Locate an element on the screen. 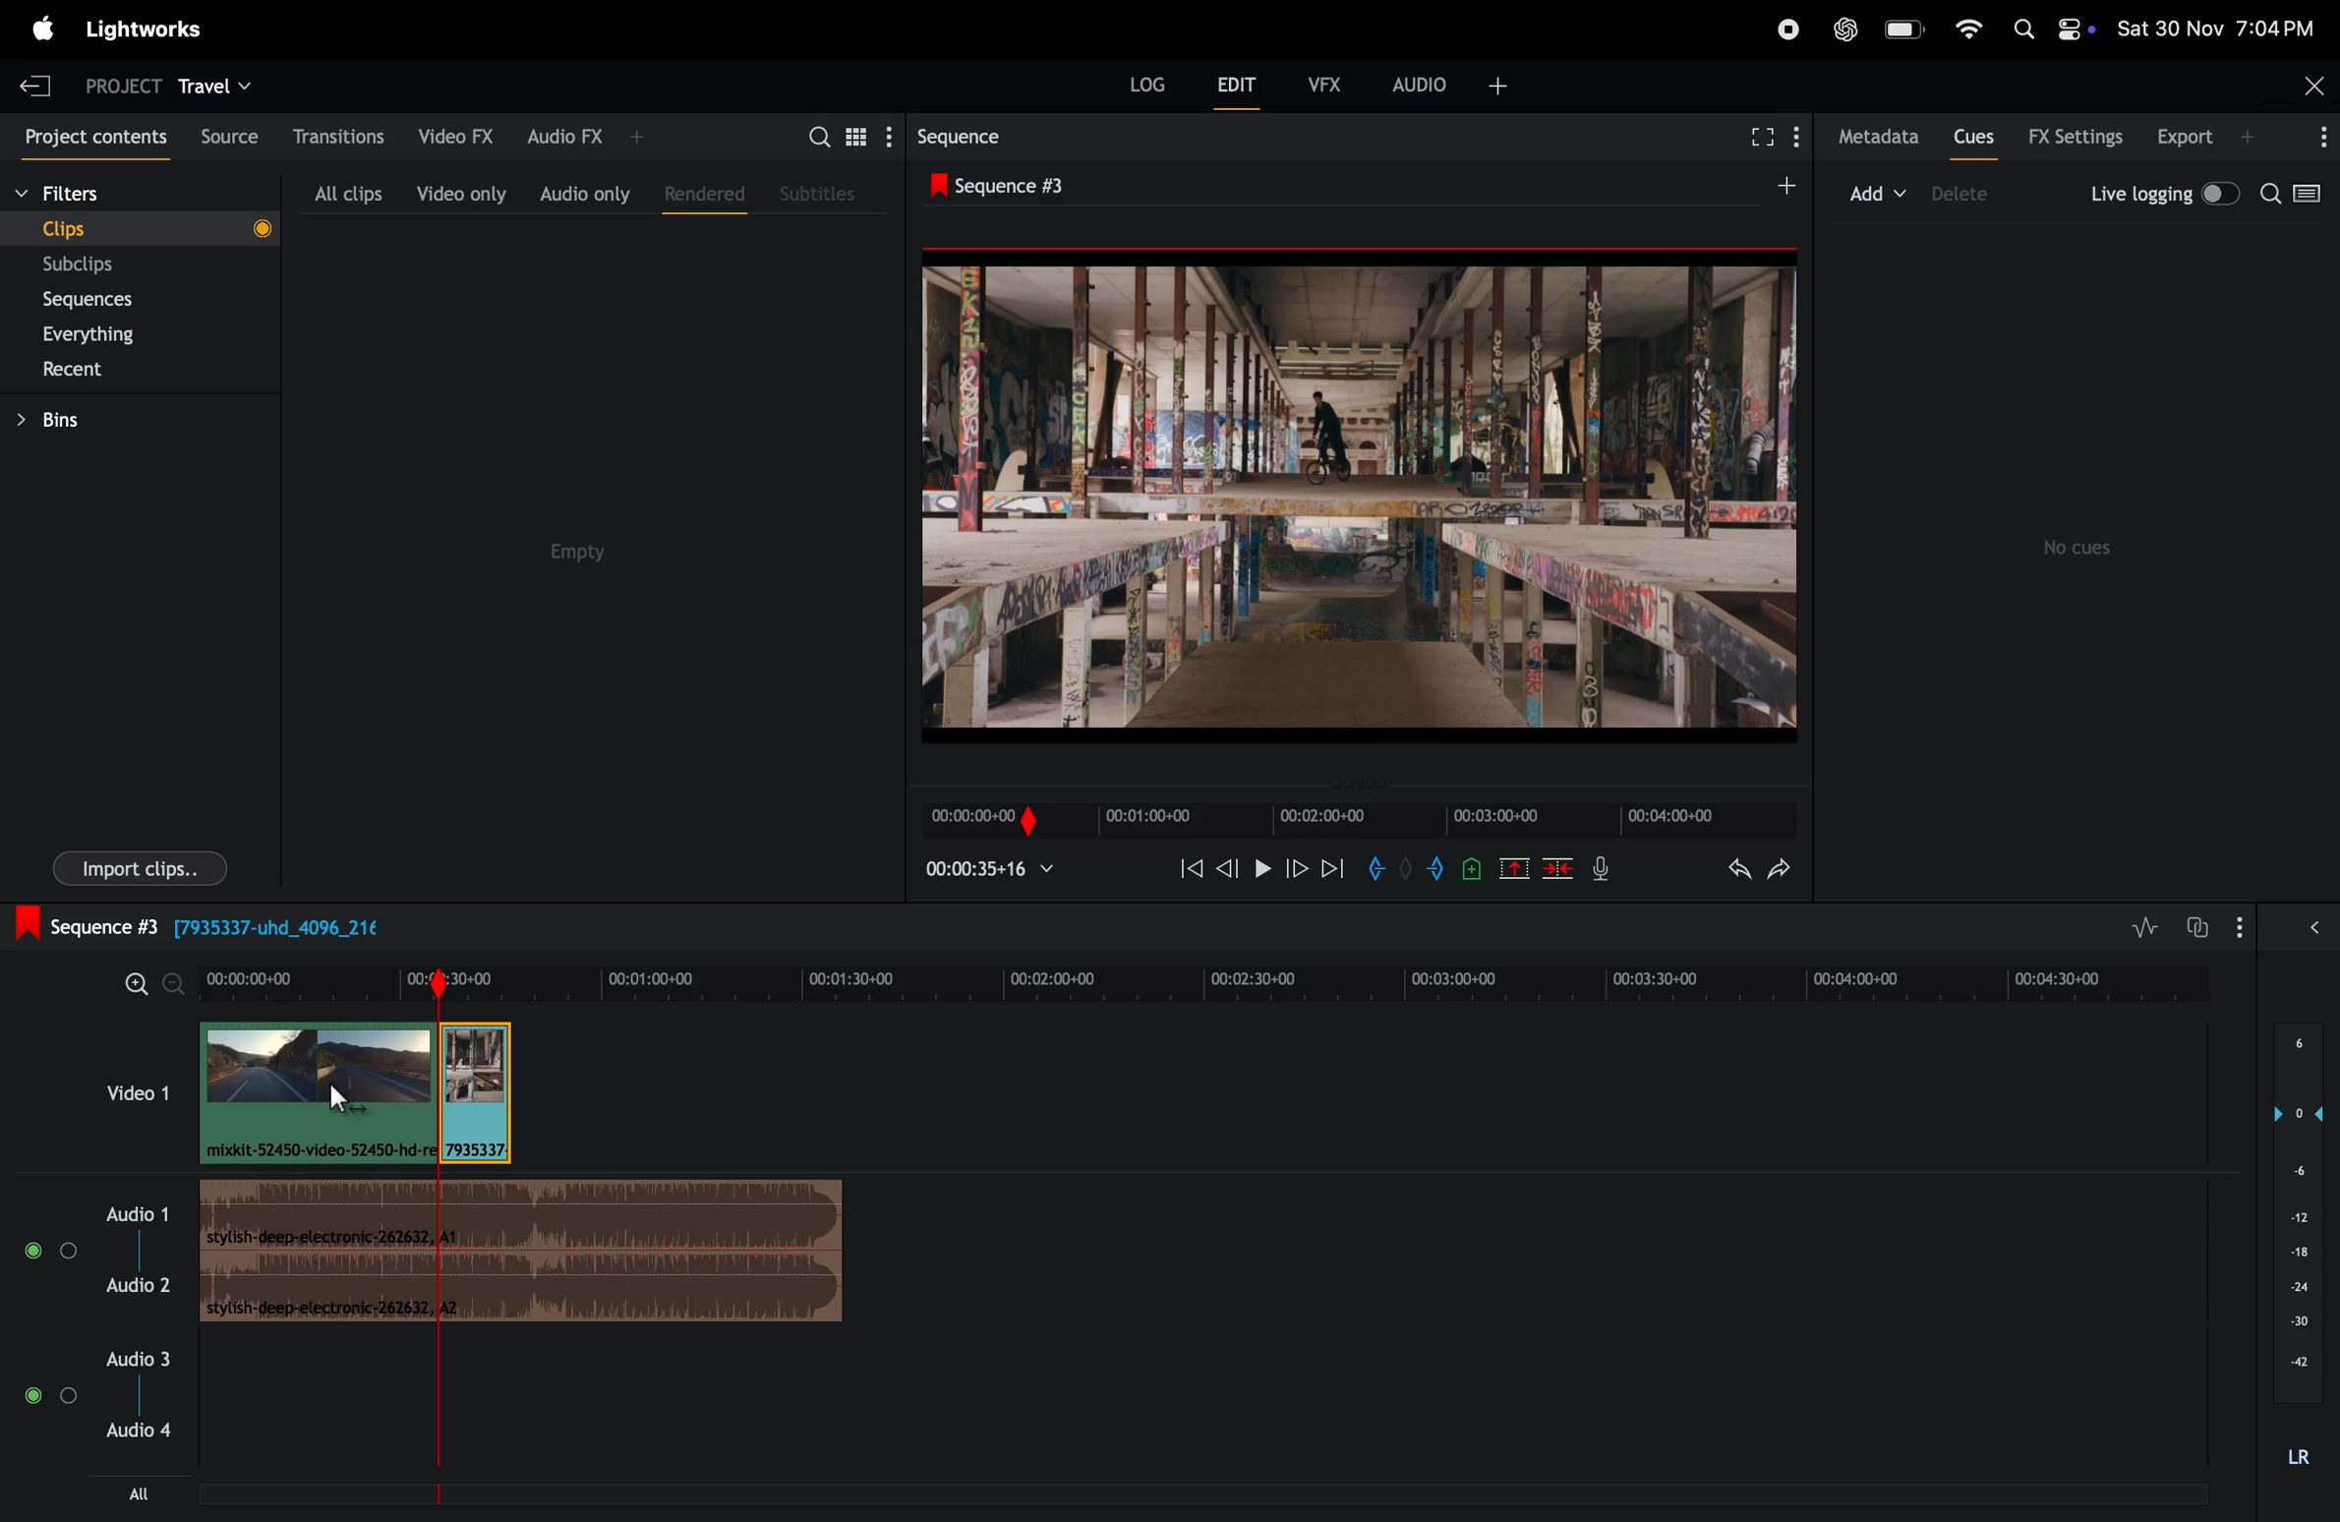 Image resolution: width=2340 pixels, height=1522 pixels. sequence is located at coordinates (960, 134).